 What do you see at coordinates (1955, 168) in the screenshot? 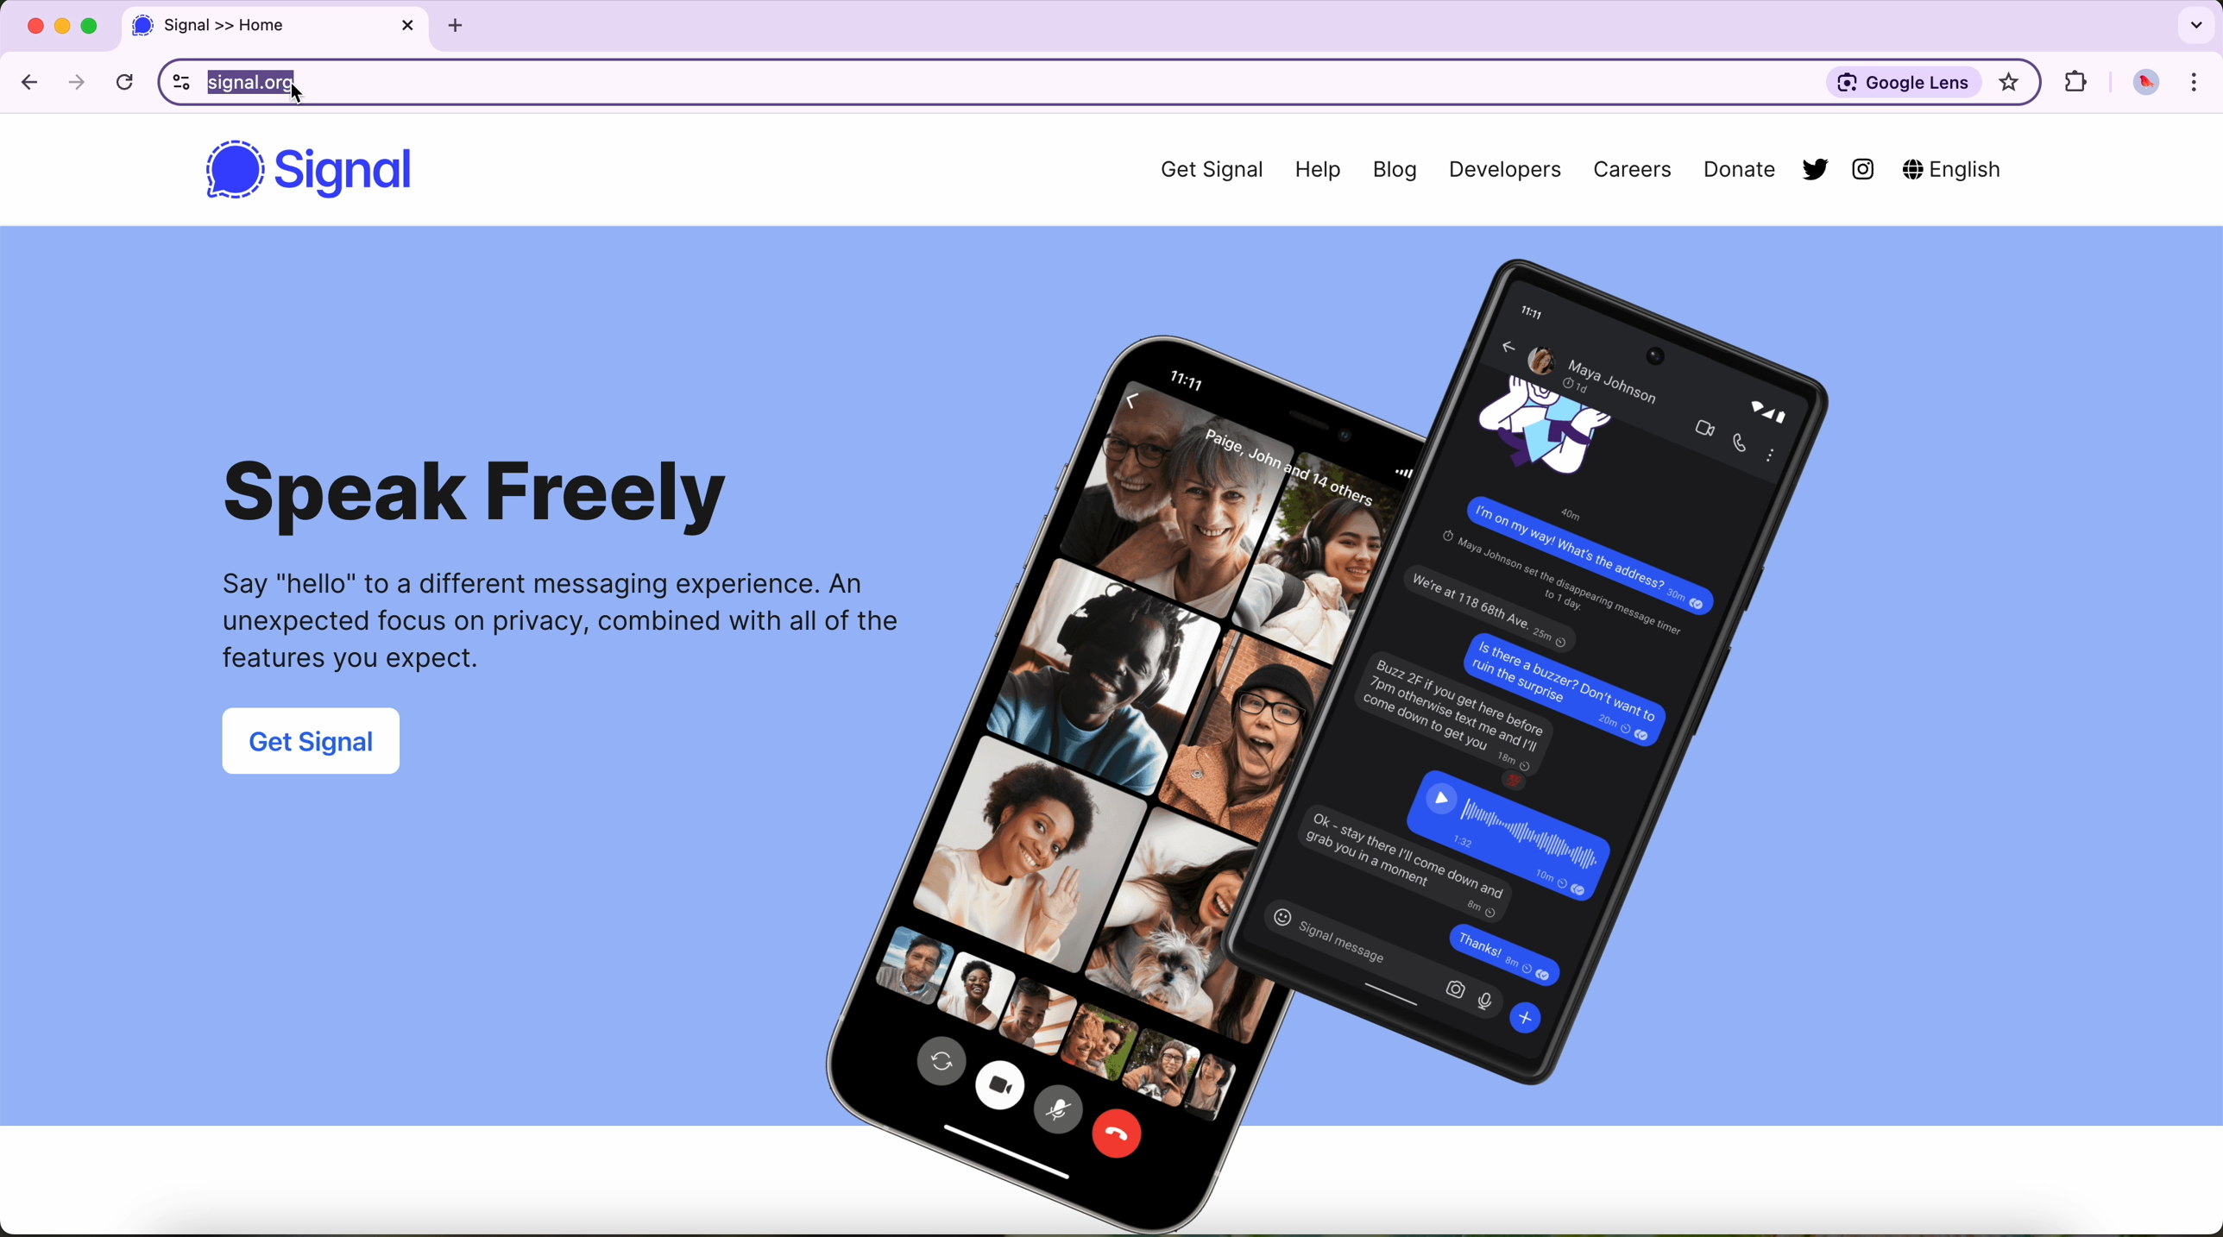
I see `English` at bounding box center [1955, 168].